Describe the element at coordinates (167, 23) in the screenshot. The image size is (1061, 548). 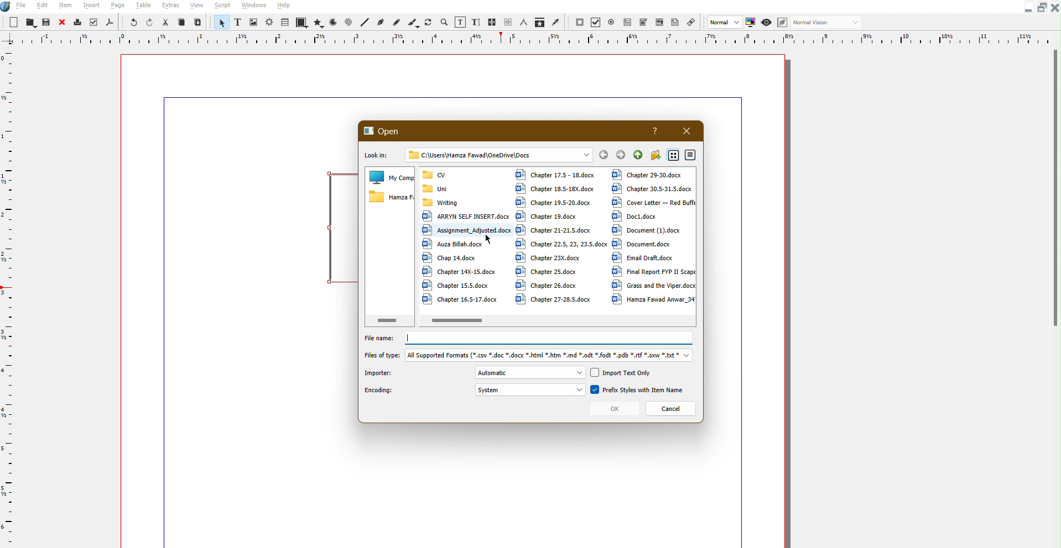
I see `Cut` at that location.